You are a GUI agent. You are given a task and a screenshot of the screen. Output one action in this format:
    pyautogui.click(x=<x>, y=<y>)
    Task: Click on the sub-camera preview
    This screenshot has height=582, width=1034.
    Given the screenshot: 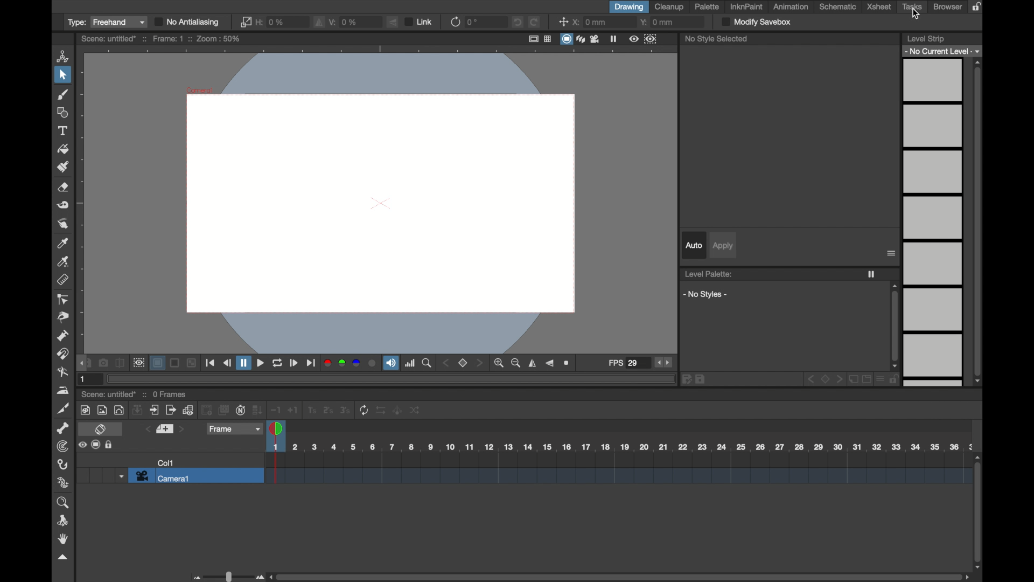 What is the action you would take?
    pyautogui.click(x=649, y=38)
    